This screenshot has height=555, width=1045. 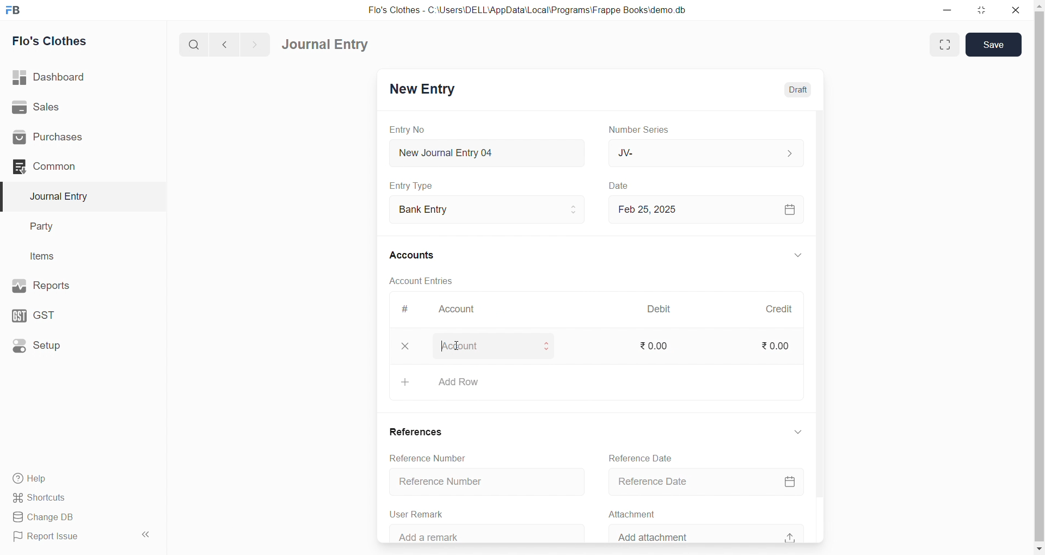 What do you see at coordinates (77, 344) in the screenshot?
I see `Setup` at bounding box center [77, 344].